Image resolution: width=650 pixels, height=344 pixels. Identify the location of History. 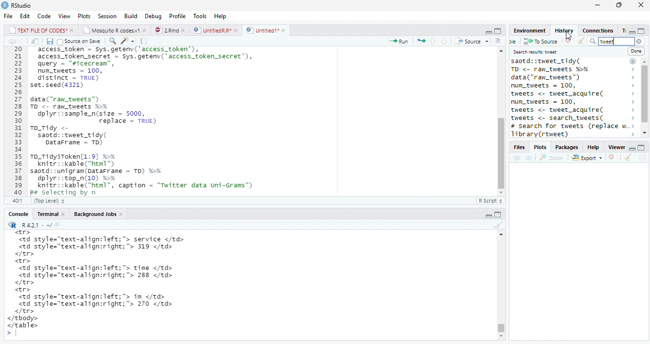
(563, 30).